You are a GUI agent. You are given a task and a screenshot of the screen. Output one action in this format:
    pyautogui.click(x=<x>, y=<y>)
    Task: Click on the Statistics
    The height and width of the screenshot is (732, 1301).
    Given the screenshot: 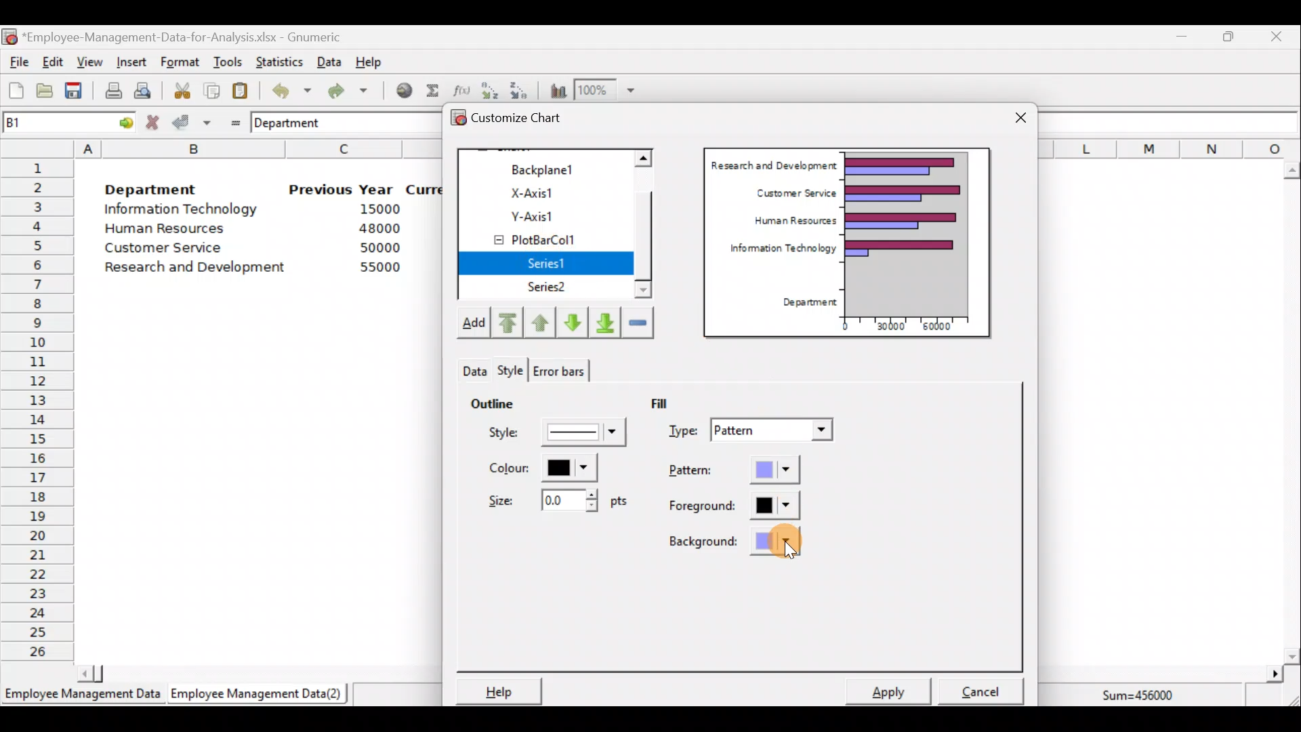 What is the action you would take?
    pyautogui.click(x=276, y=60)
    